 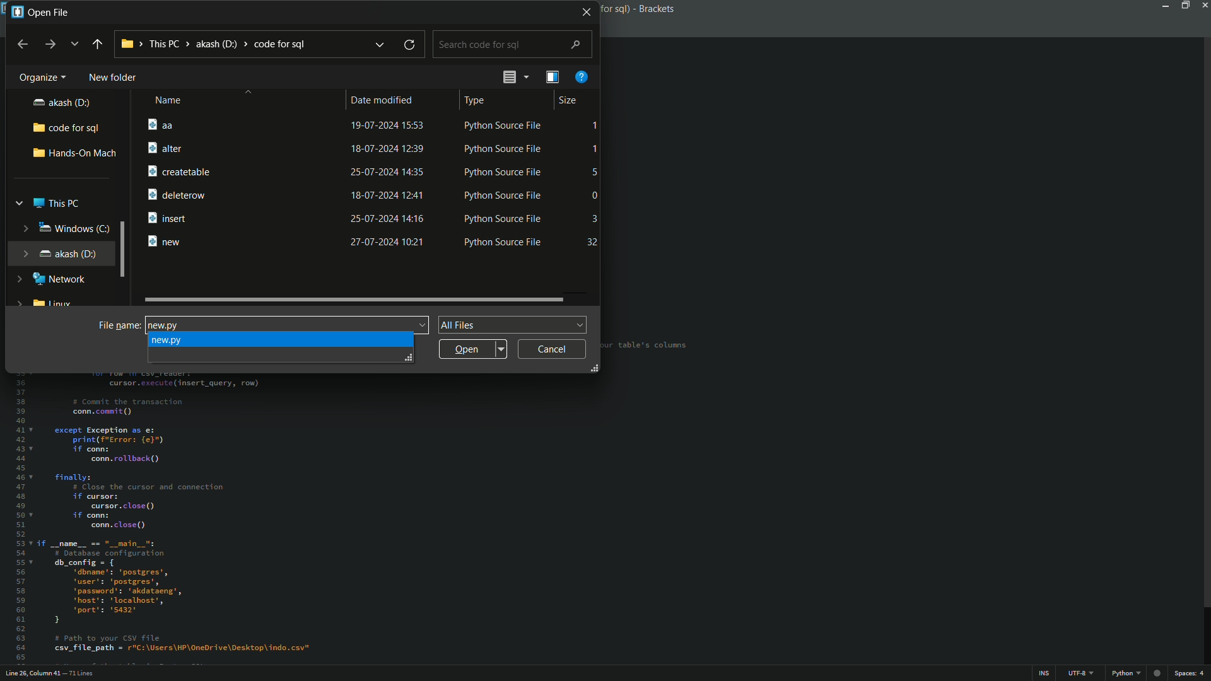 I want to click on new, so click(x=167, y=240).